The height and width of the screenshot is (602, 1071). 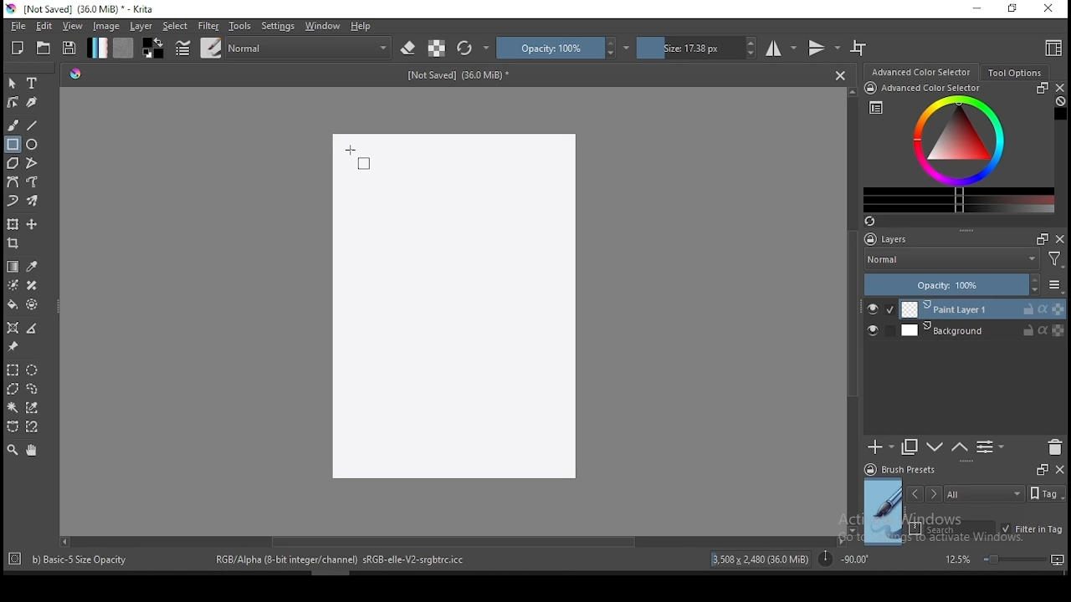 What do you see at coordinates (14, 285) in the screenshot?
I see `colorize mask tool` at bounding box center [14, 285].